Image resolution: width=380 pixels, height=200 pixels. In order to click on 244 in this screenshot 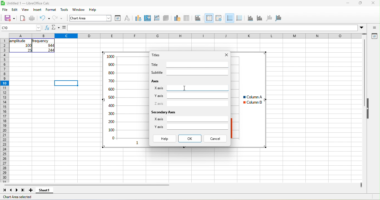, I will do `click(51, 50)`.